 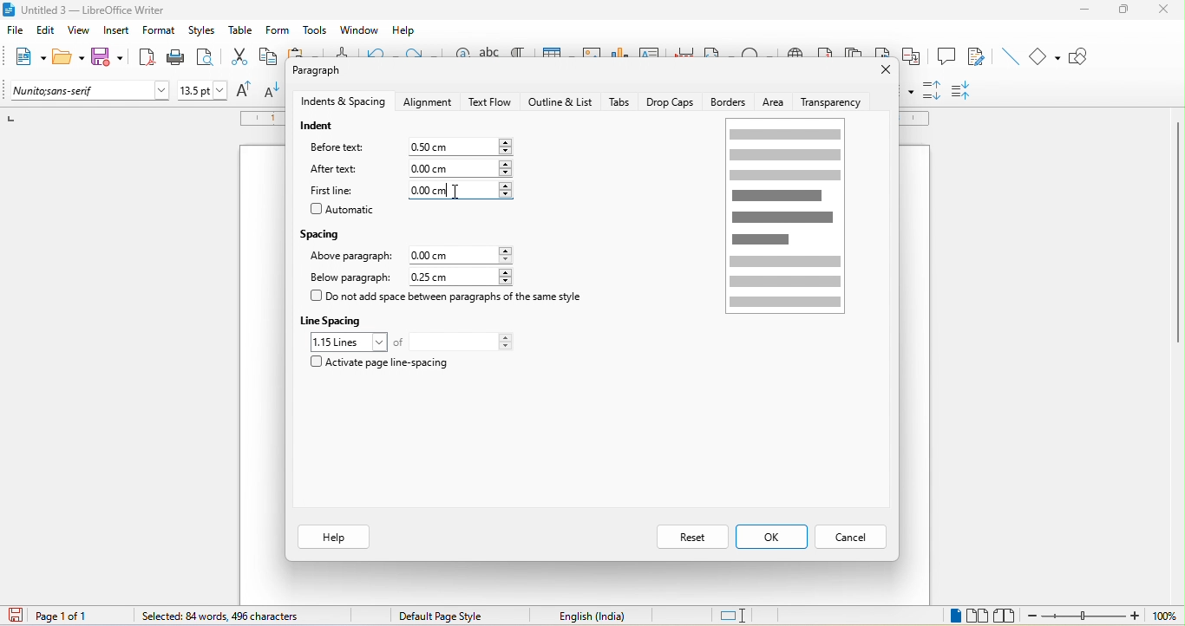 What do you see at coordinates (27, 59) in the screenshot?
I see `new` at bounding box center [27, 59].